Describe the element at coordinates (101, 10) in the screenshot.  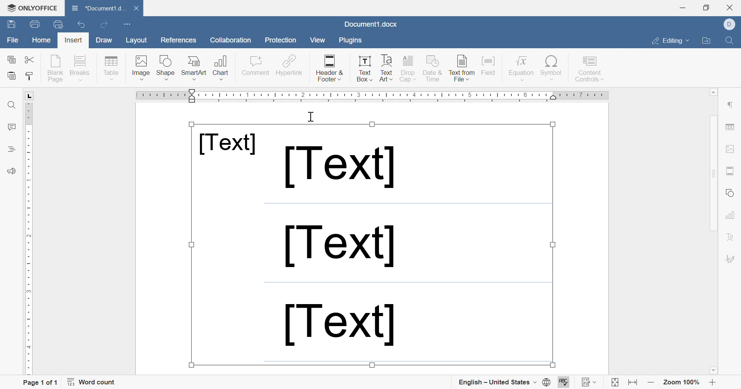
I see `Document1.docx` at that location.